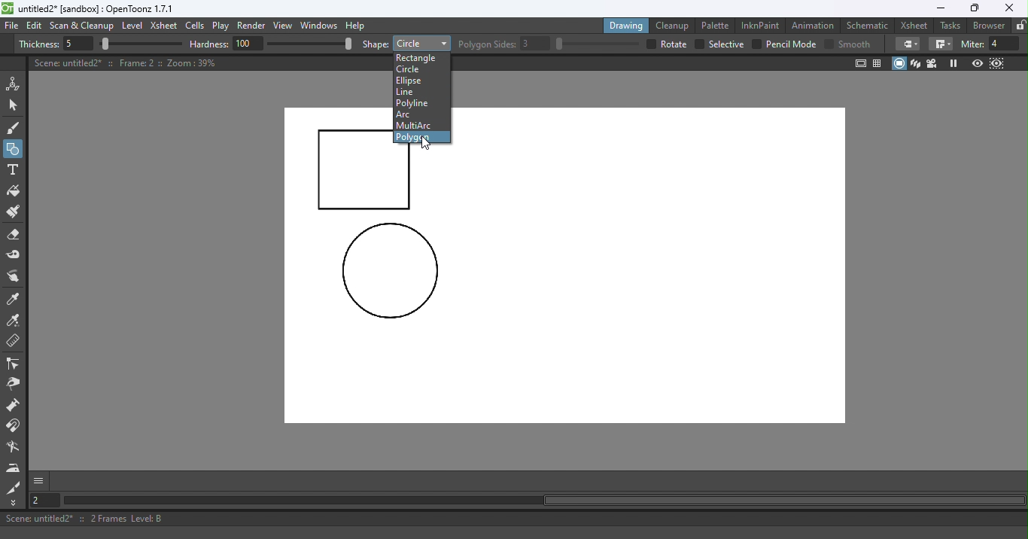 The height and width of the screenshot is (539, 1028). Describe the element at coordinates (309, 43) in the screenshot. I see `slider` at that location.